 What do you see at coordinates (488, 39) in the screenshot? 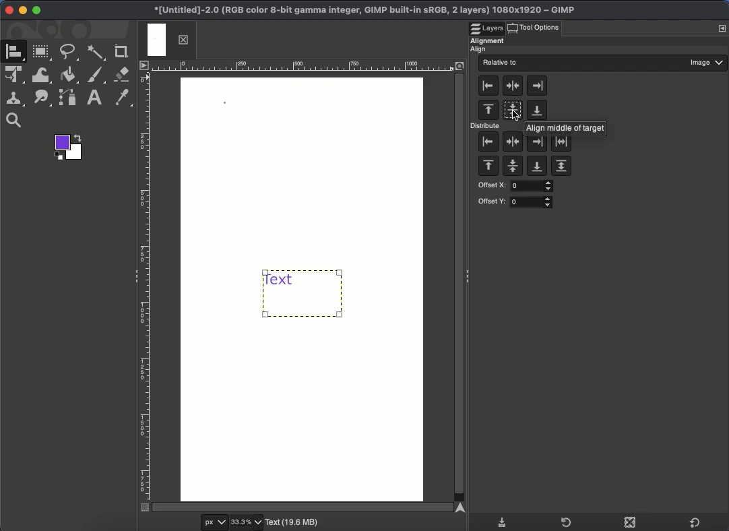
I see `Alignment` at bounding box center [488, 39].